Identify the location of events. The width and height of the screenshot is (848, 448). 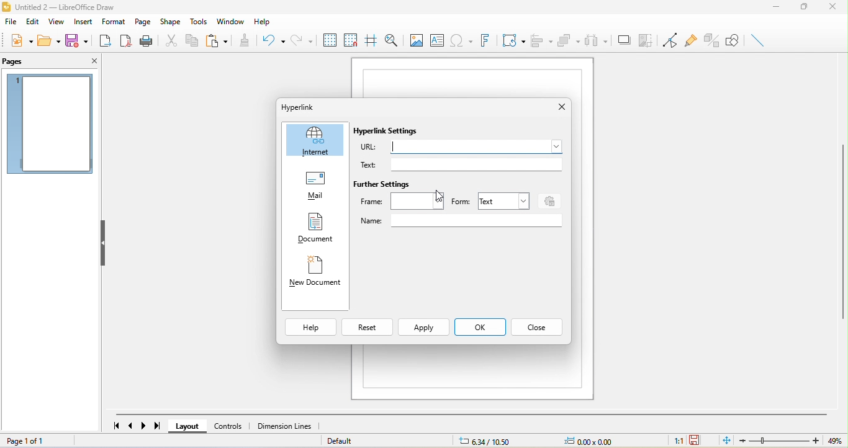
(551, 201).